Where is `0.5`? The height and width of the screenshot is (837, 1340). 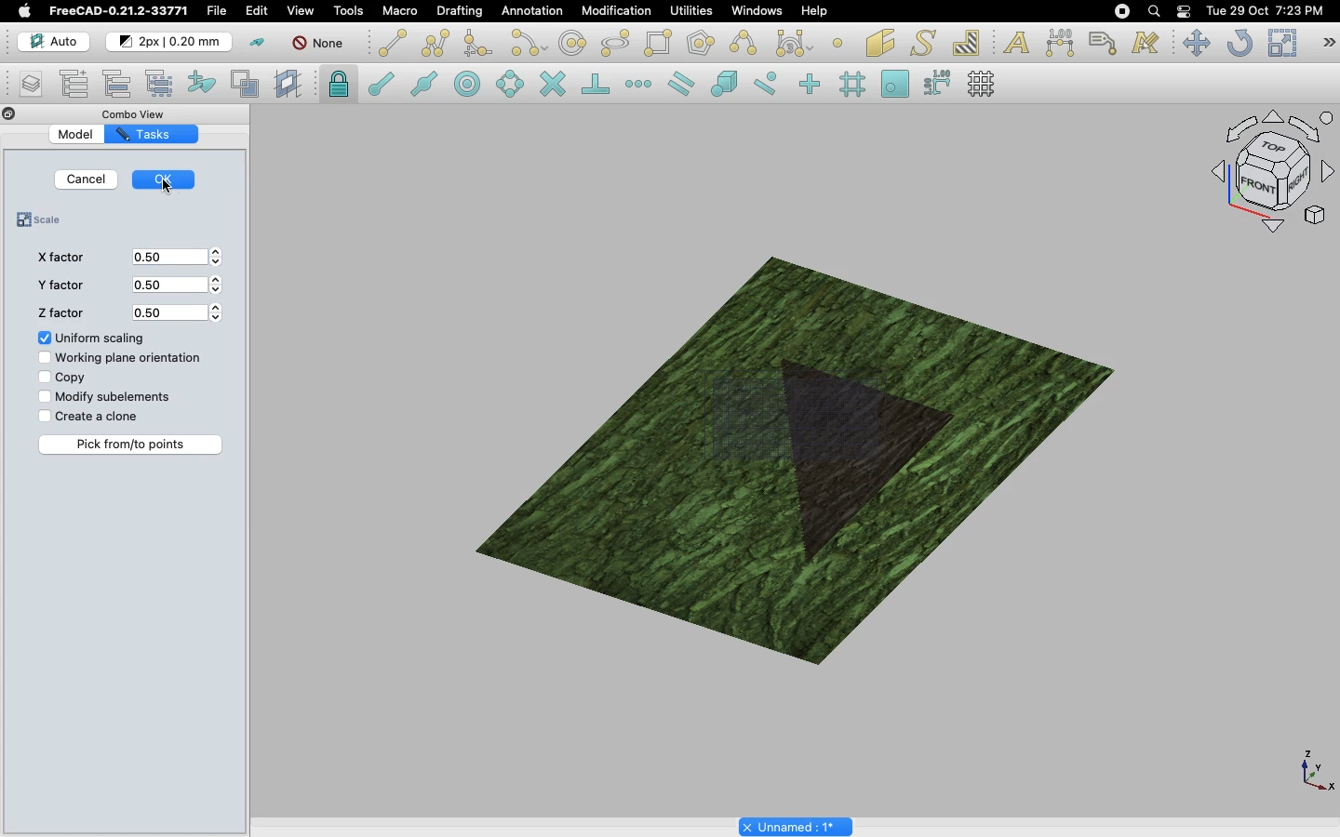
0.5 is located at coordinates (179, 286).